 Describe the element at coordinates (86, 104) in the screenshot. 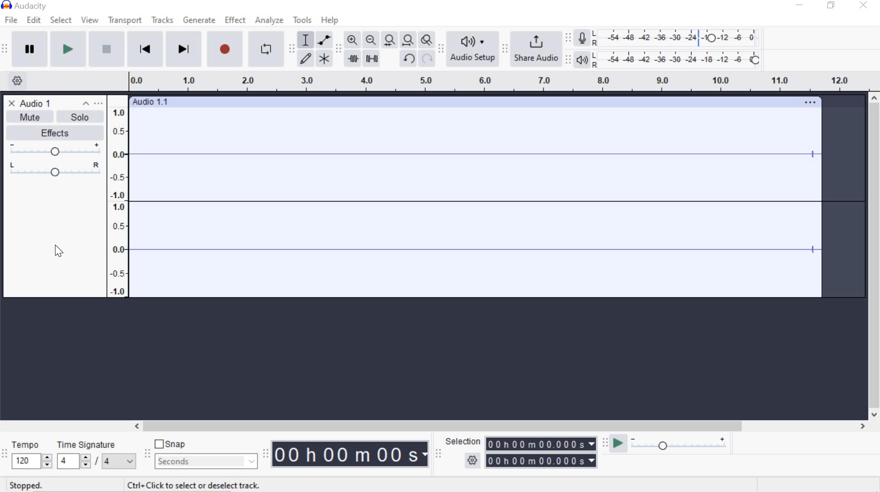

I see `collapse` at that location.